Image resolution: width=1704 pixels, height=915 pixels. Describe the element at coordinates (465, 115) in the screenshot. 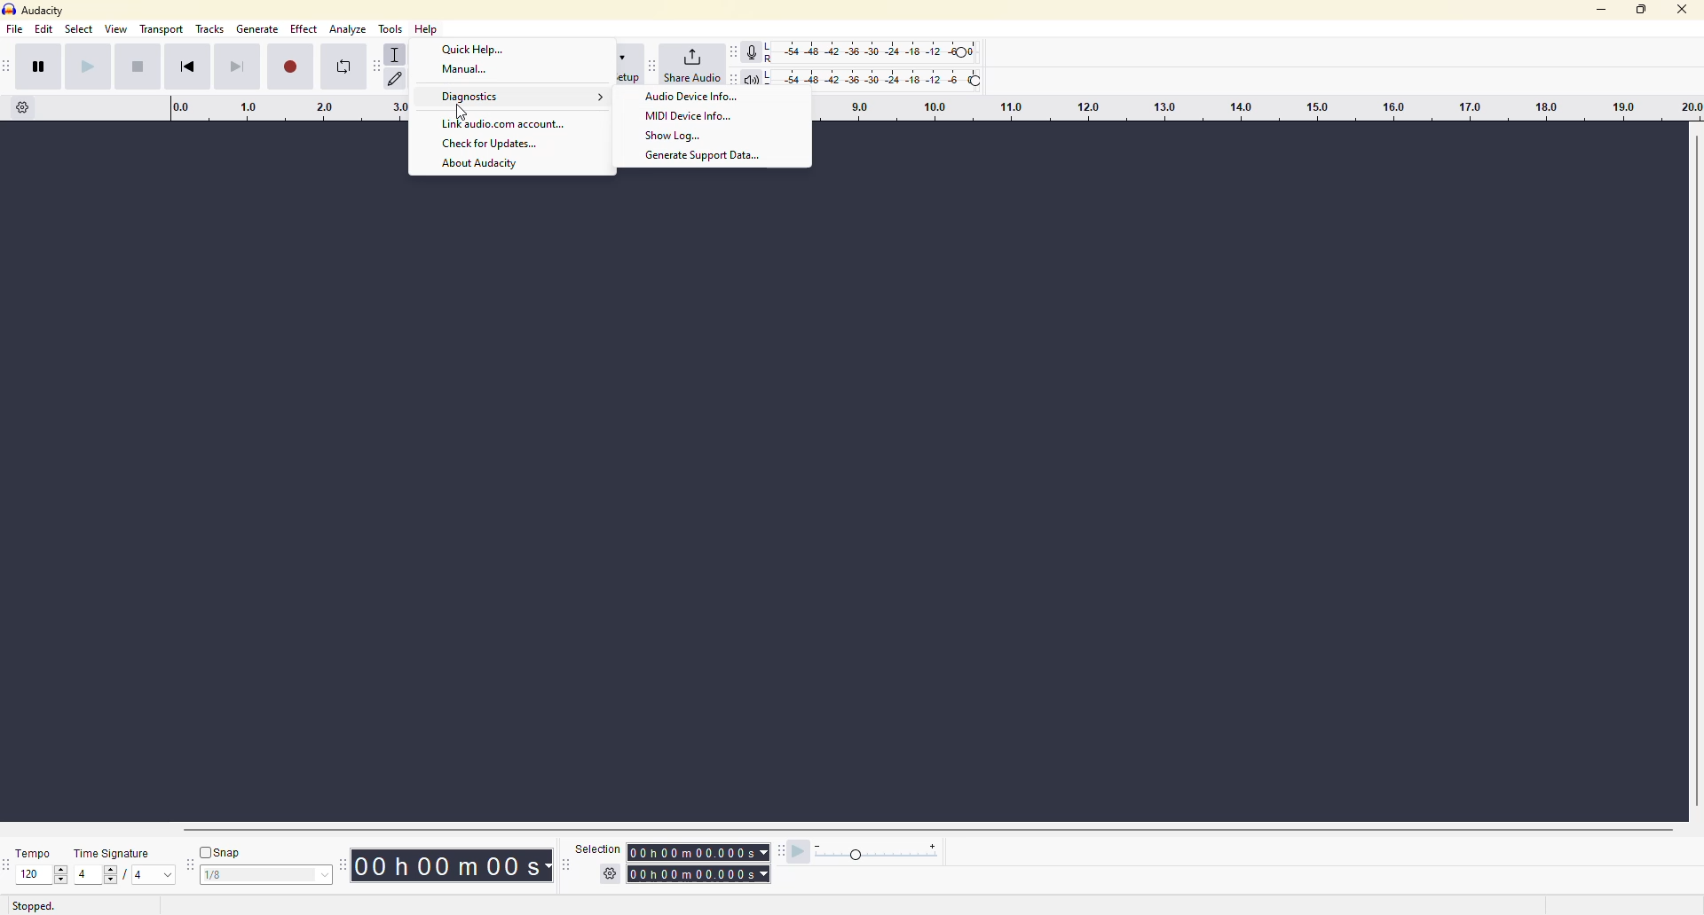

I see `cursor` at that location.